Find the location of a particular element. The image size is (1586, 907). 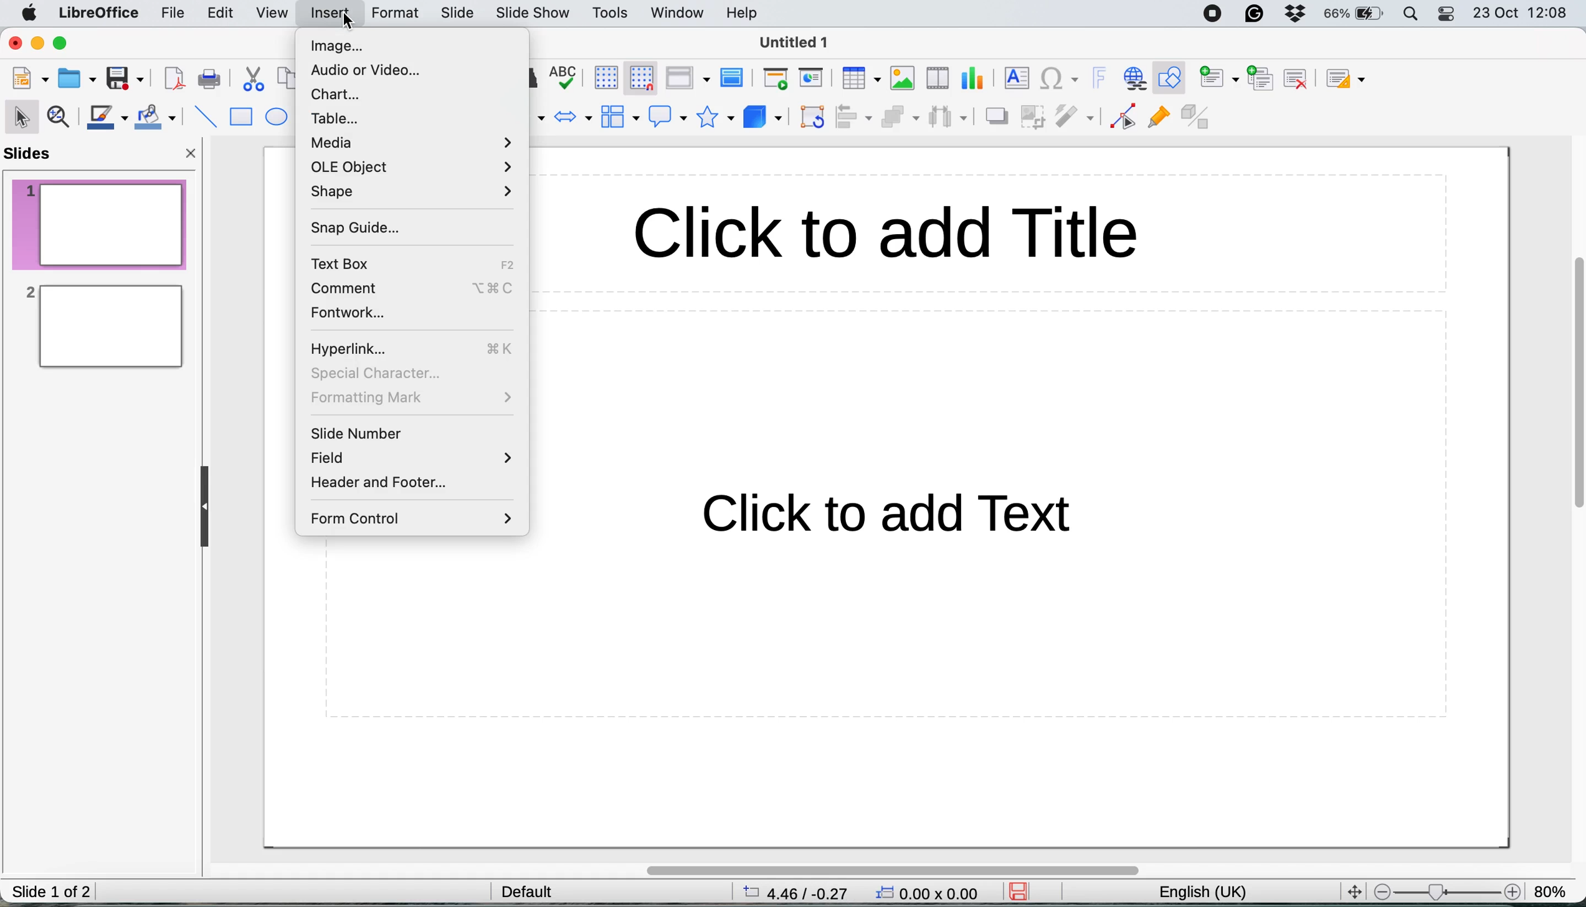

rectangle is located at coordinates (240, 118).